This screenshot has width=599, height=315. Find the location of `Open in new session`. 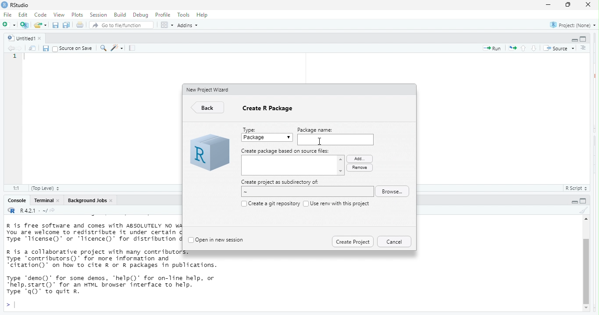

Open in new session is located at coordinates (221, 239).